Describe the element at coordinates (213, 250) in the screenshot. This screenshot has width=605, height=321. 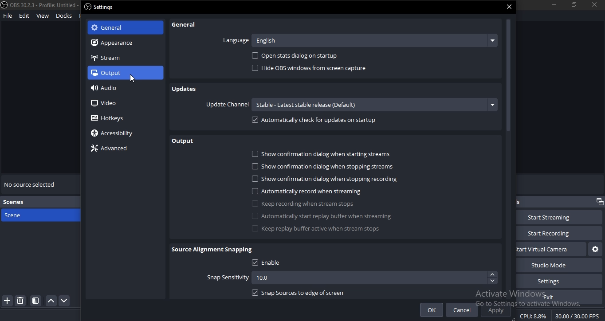
I see `source alignment snapping` at that location.